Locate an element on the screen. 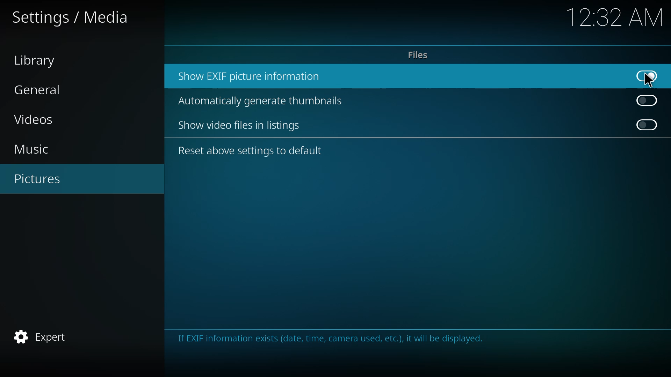 This screenshot has height=377, width=671. show video files in listing is located at coordinates (241, 125).